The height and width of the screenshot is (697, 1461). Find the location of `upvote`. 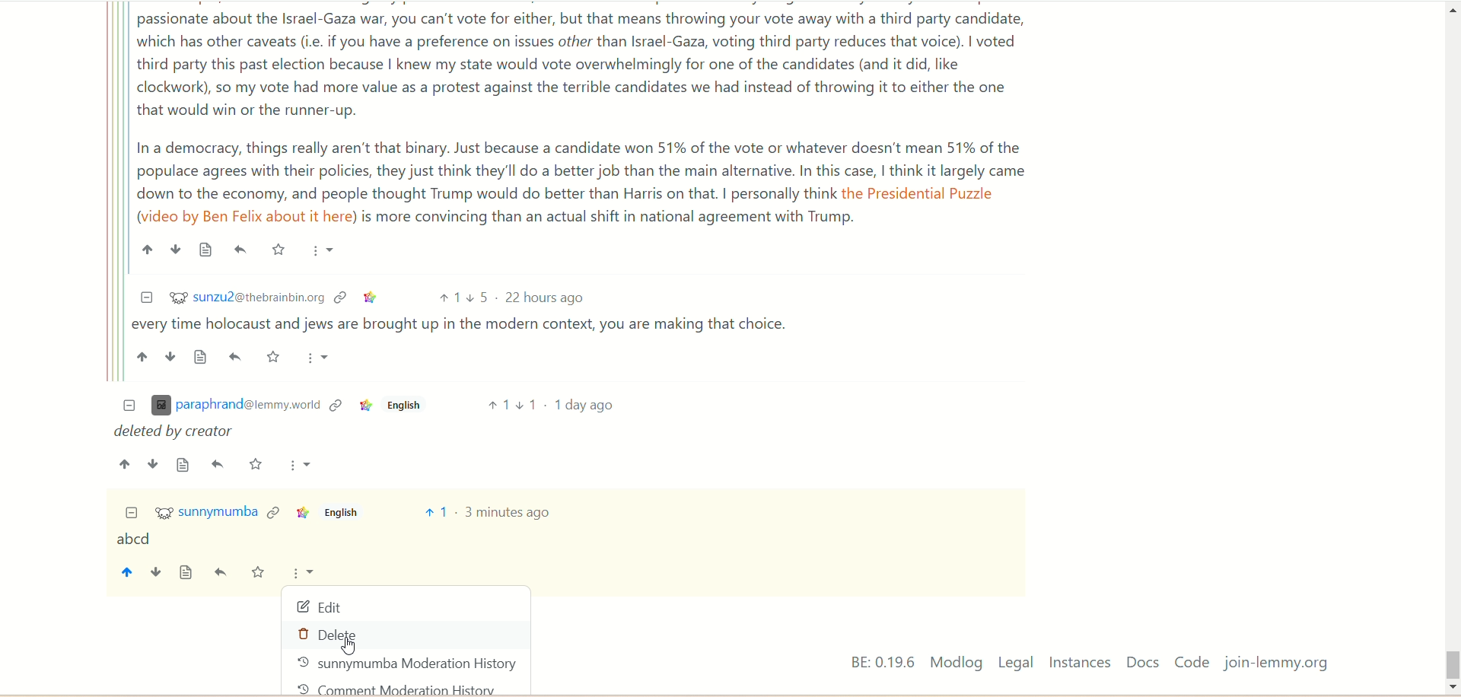

upvote is located at coordinates (126, 574).